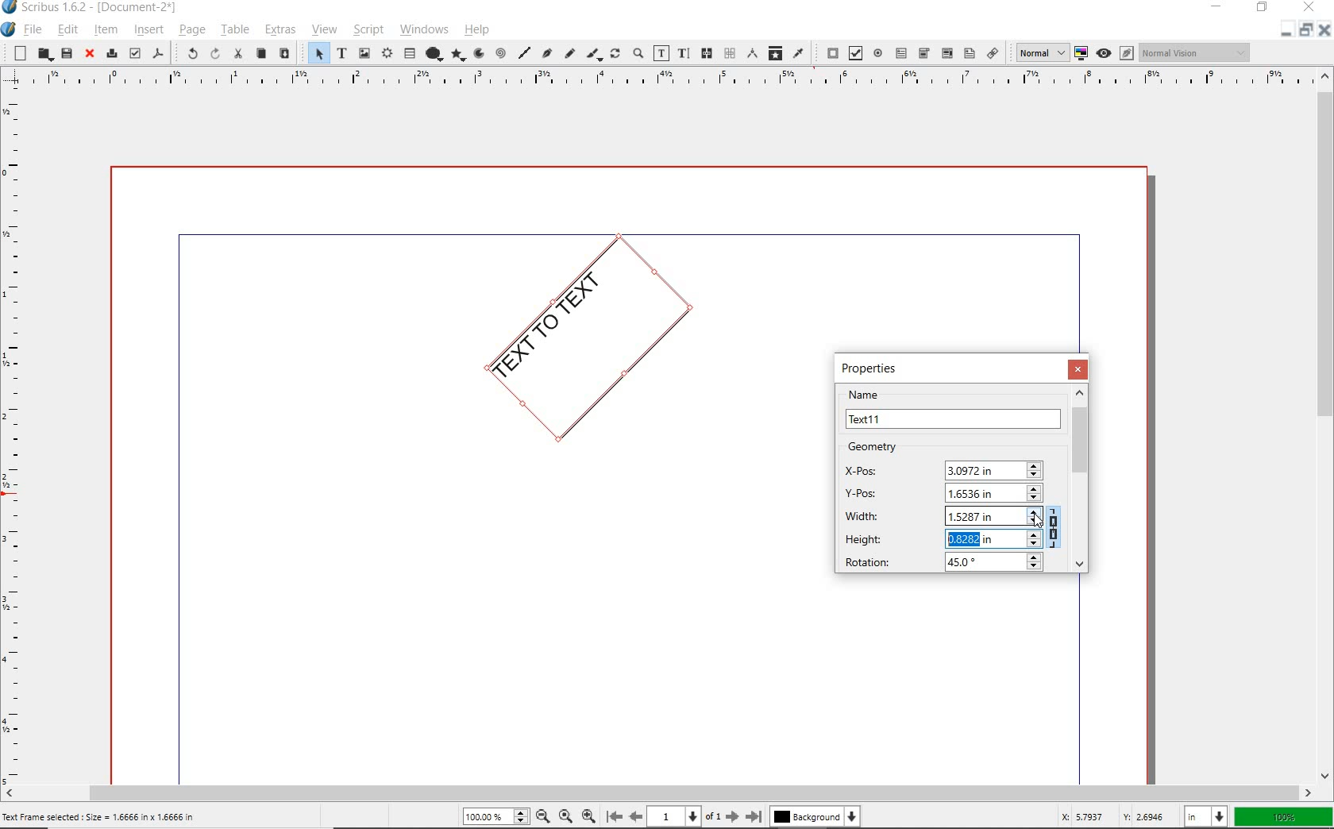 Image resolution: width=1334 pixels, height=829 pixels. Describe the element at coordinates (1308, 33) in the screenshot. I see `restore` at that location.